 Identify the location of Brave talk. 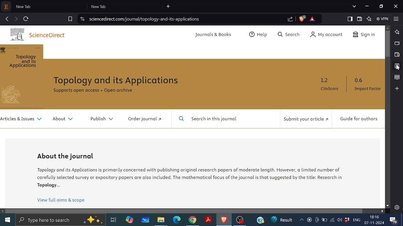
(396, 43).